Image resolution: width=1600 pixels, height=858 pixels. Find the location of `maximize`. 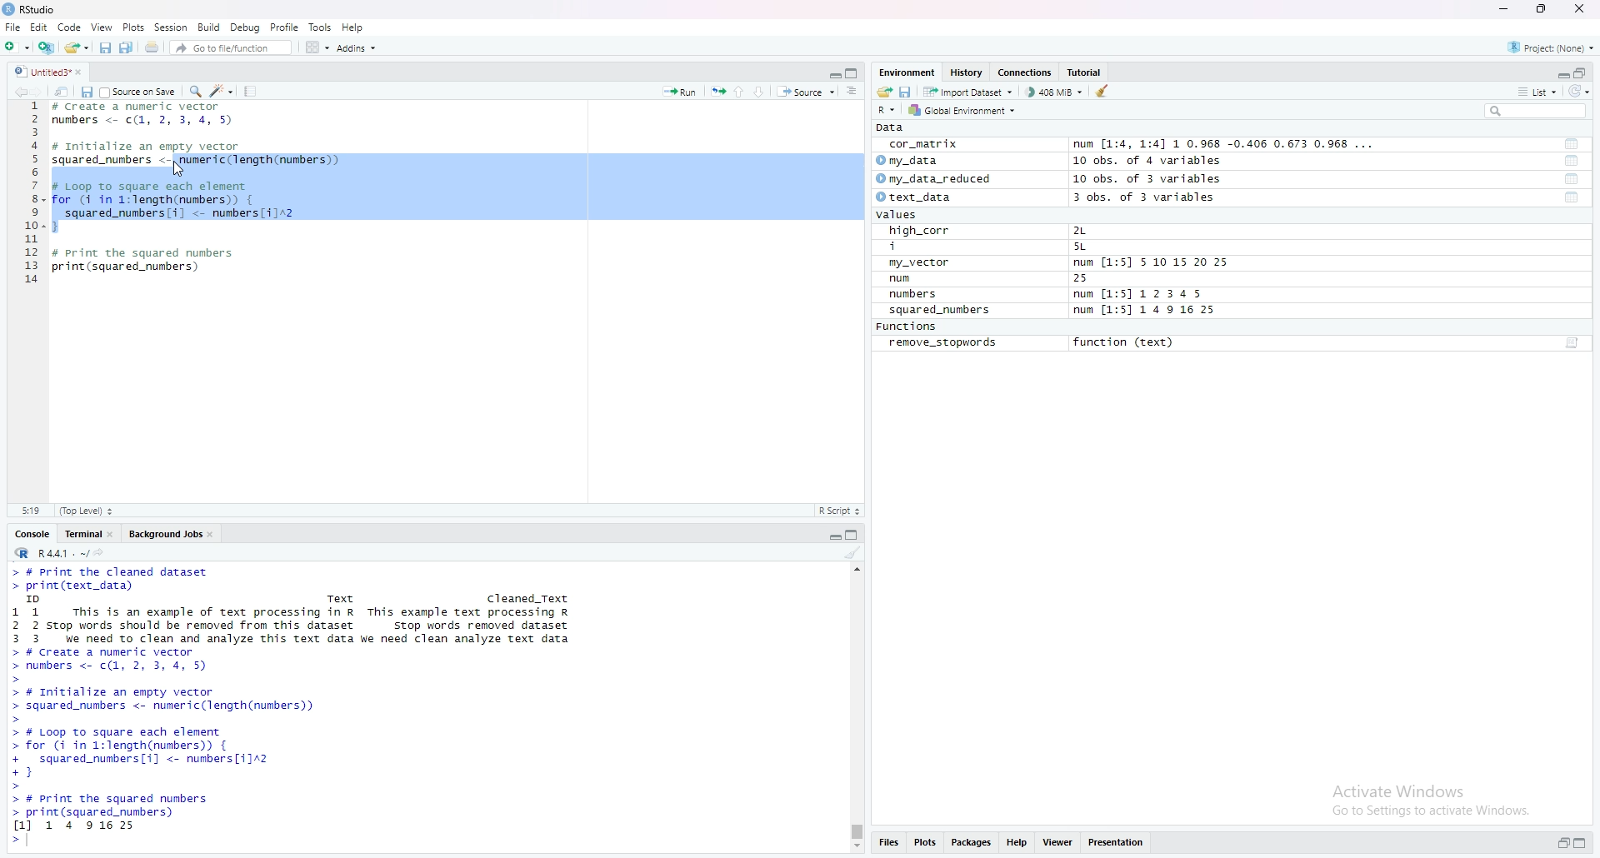

maximize is located at coordinates (1582, 72).